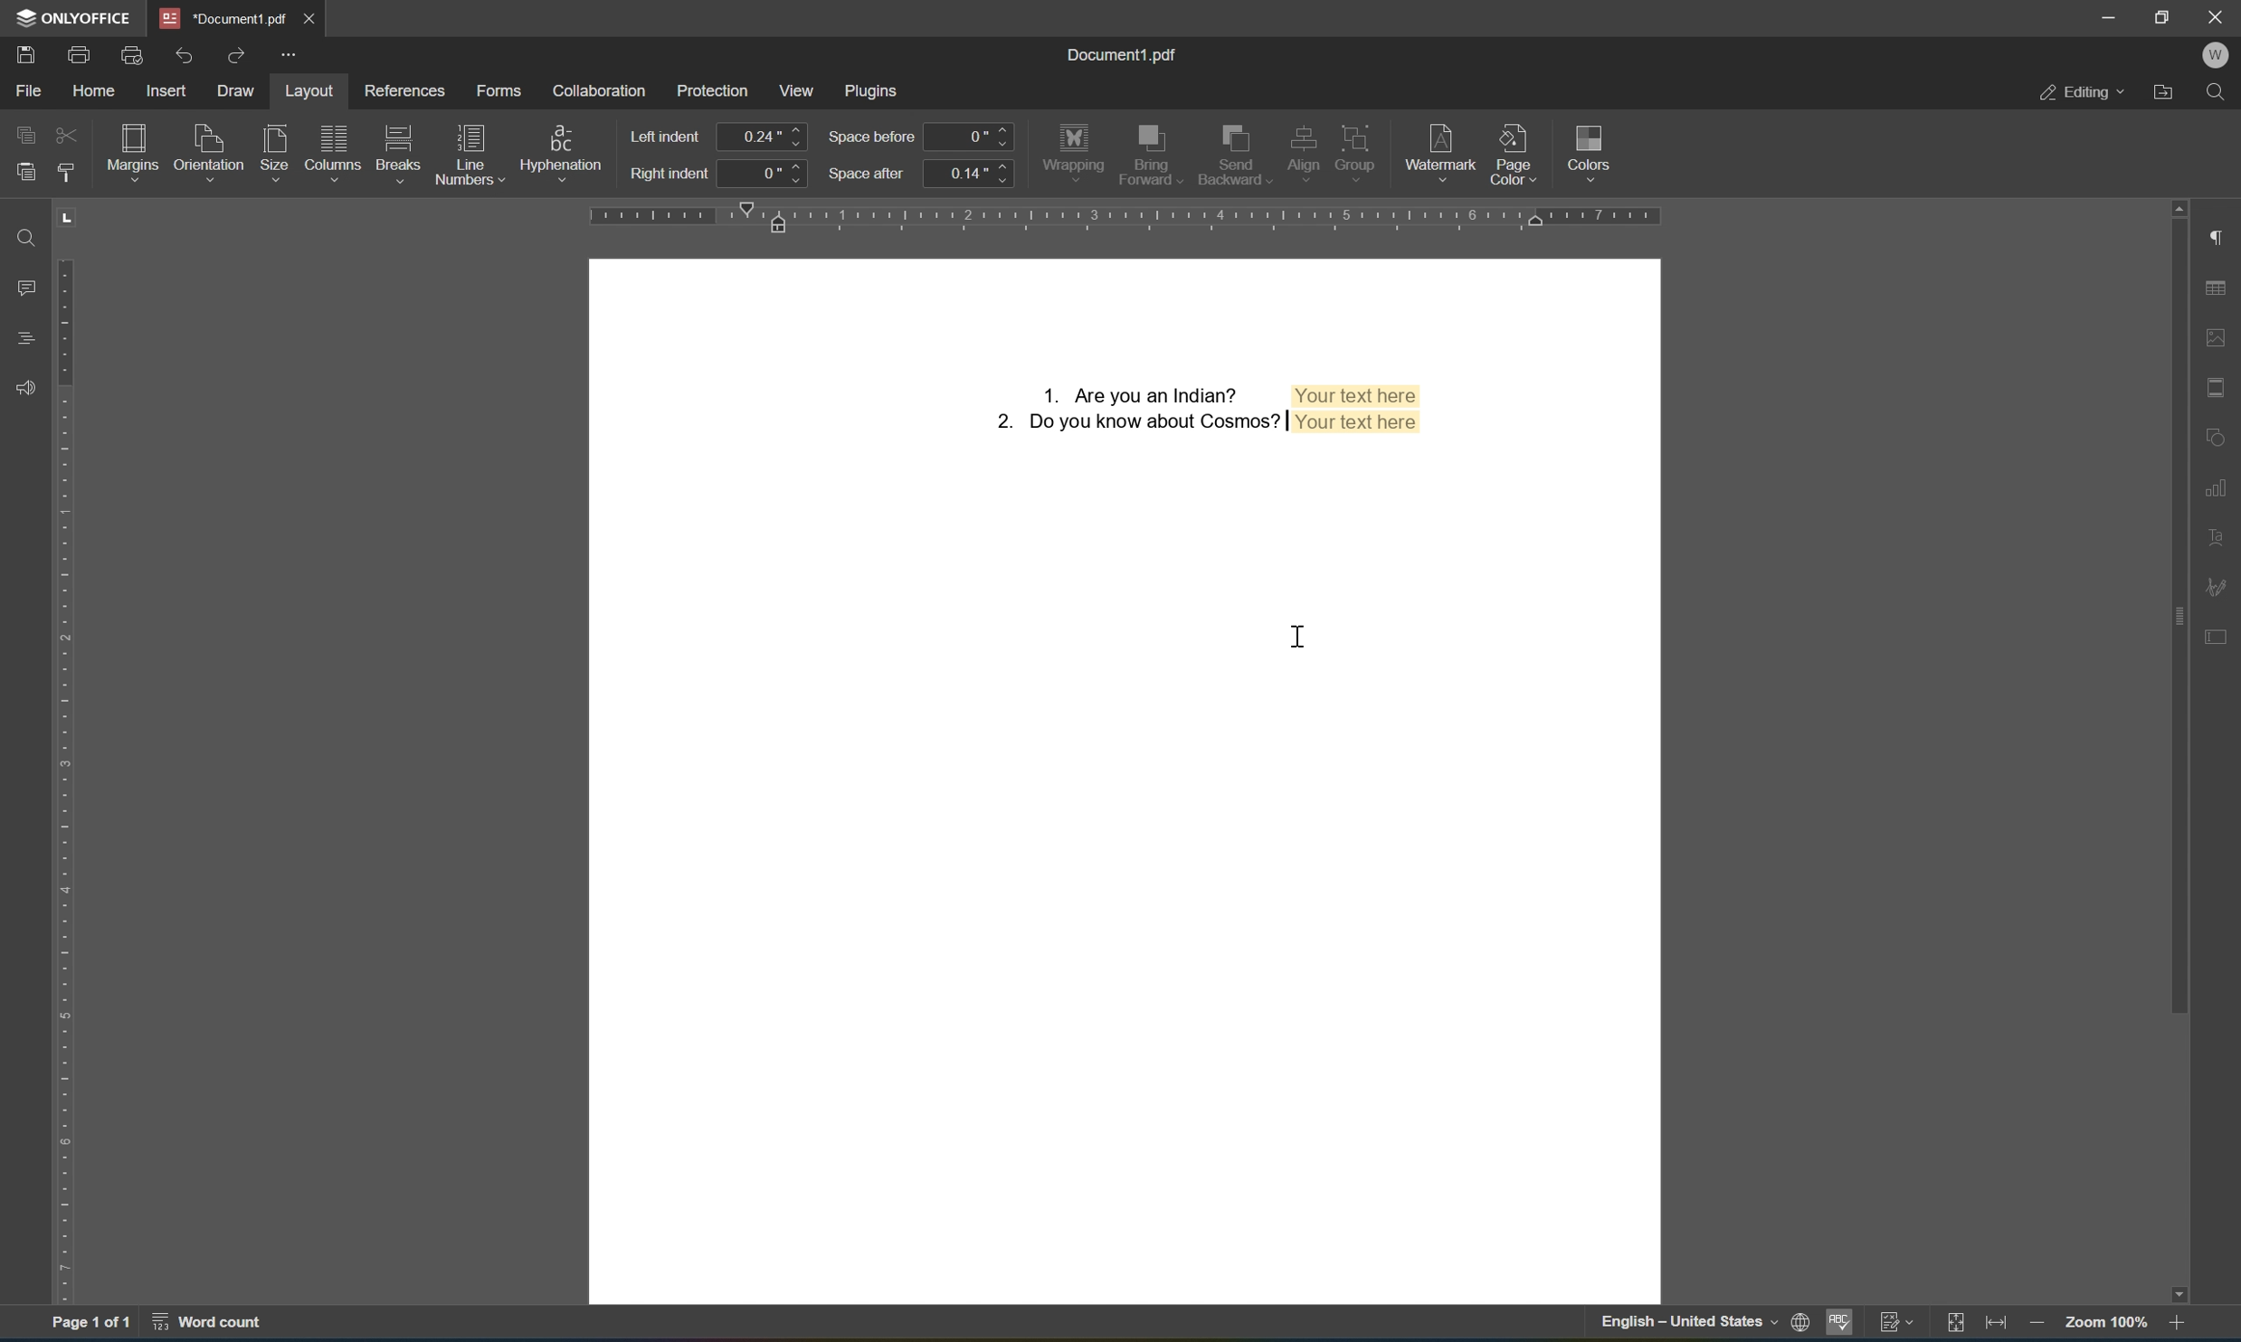 Image resolution: width=2241 pixels, height=1342 pixels. What do you see at coordinates (2215, 18) in the screenshot?
I see `close` at bounding box center [2215, 18].